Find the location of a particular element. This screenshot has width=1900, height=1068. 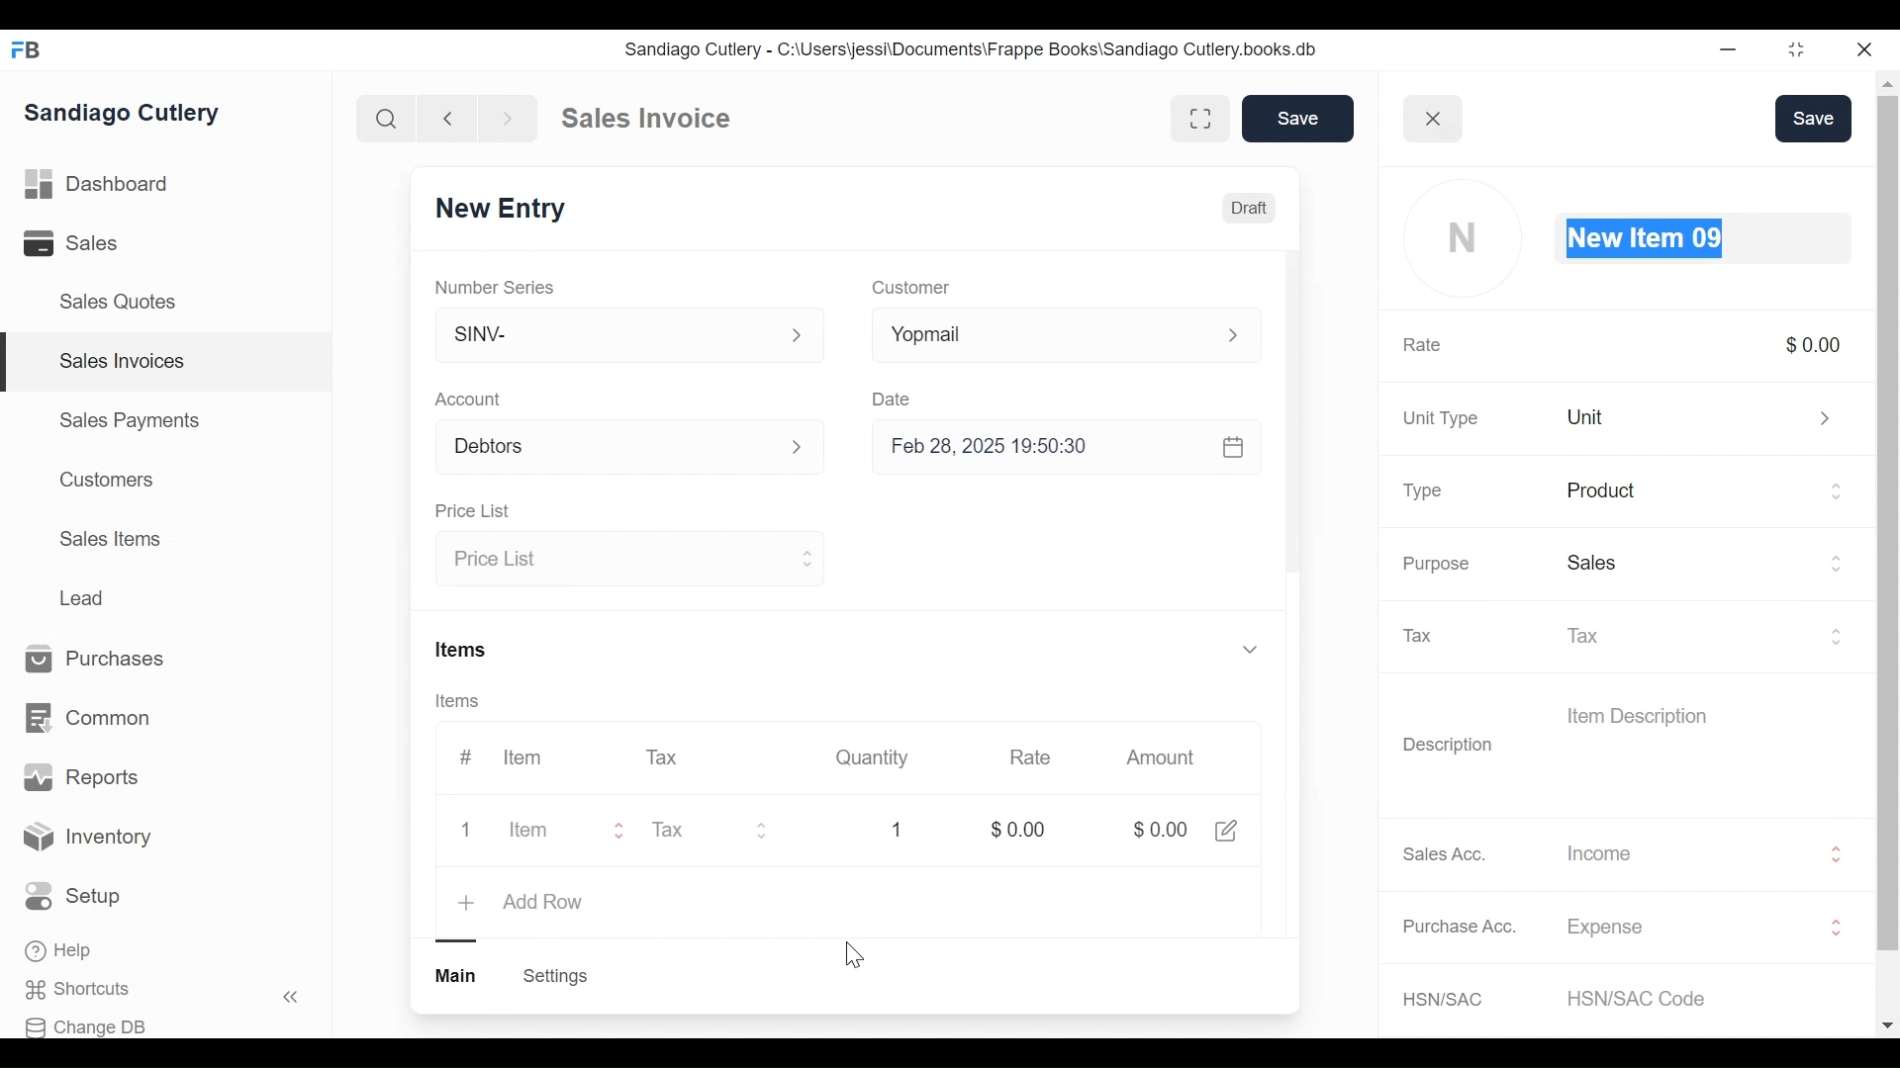

v is located at coordinates (1249, 651).